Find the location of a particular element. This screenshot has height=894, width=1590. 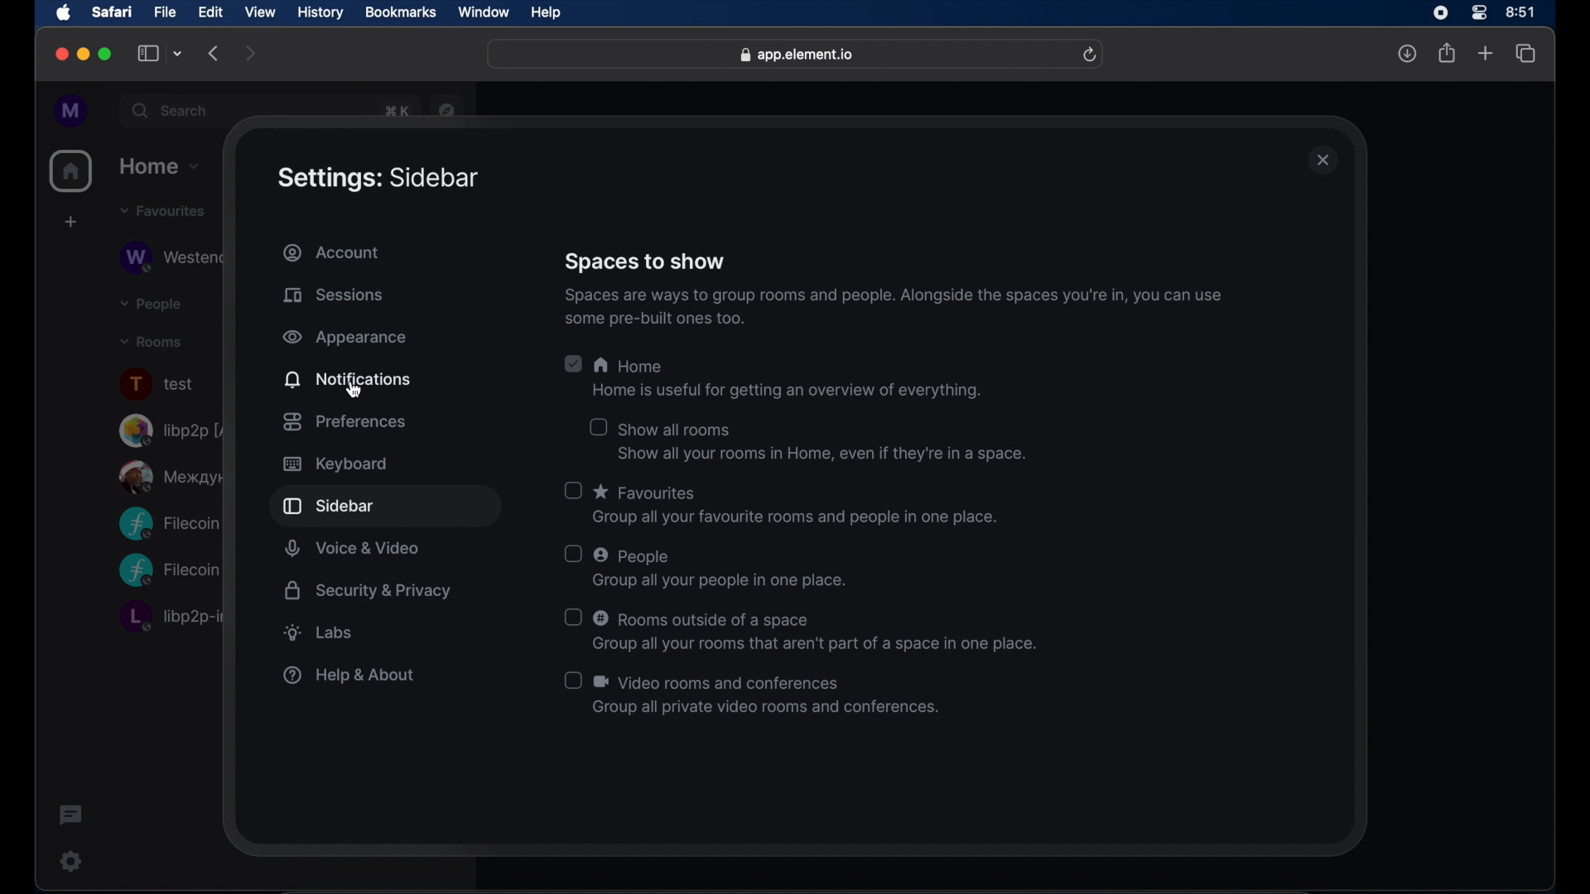

O show all rooms
Show all your rooms in Home, even if they're in a space. is located at coordinates (813, 438).